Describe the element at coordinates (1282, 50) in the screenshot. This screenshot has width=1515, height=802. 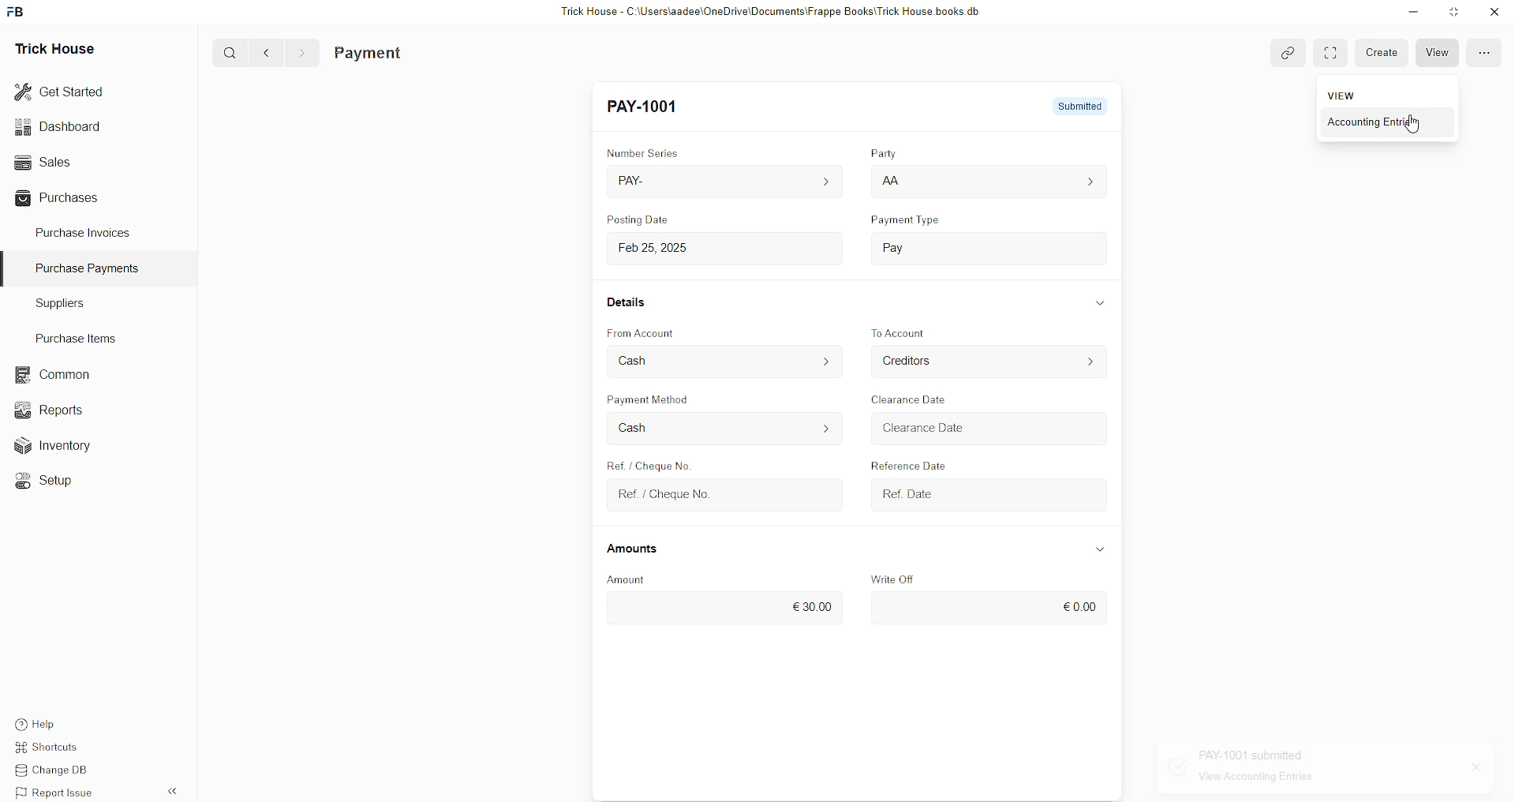
I see `attach` at that location.